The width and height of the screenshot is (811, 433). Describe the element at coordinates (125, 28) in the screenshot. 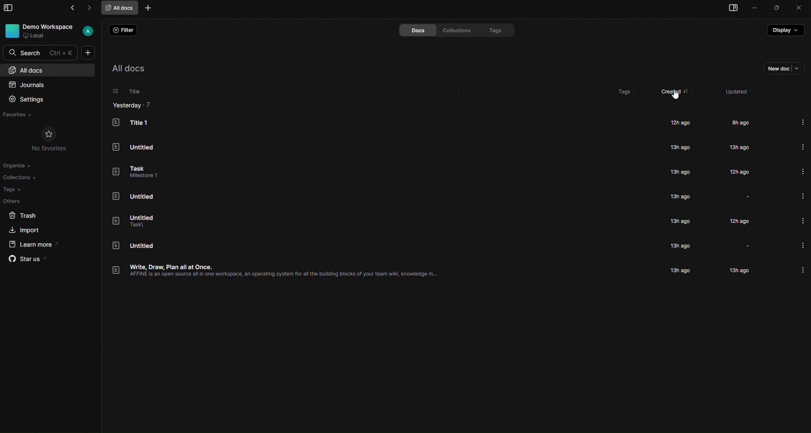

I see `filter` at that location.